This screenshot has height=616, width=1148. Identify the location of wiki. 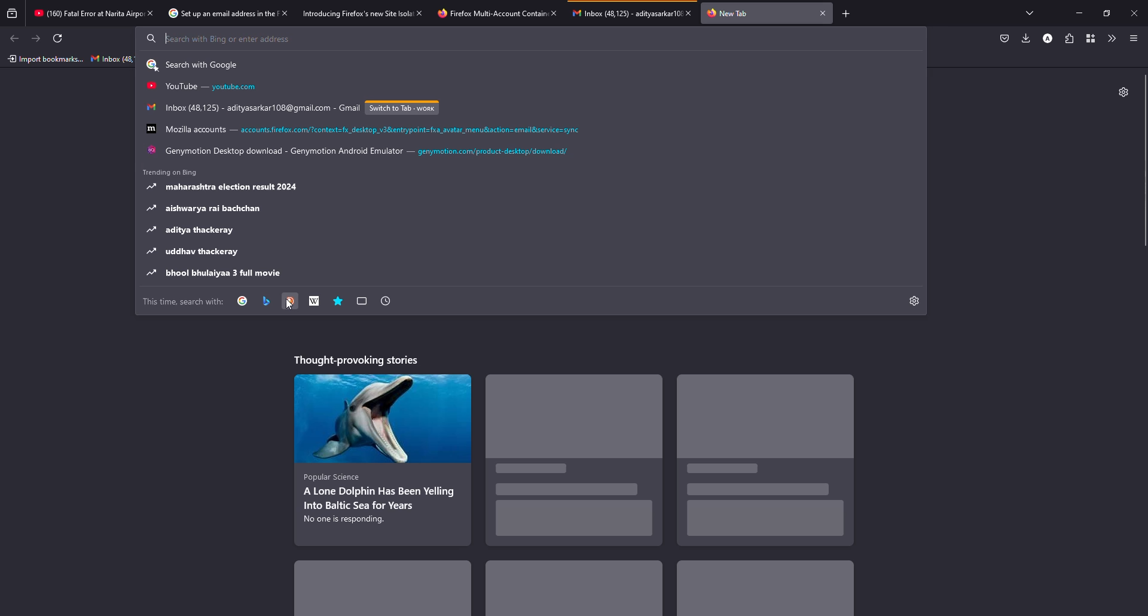
(314, 301).